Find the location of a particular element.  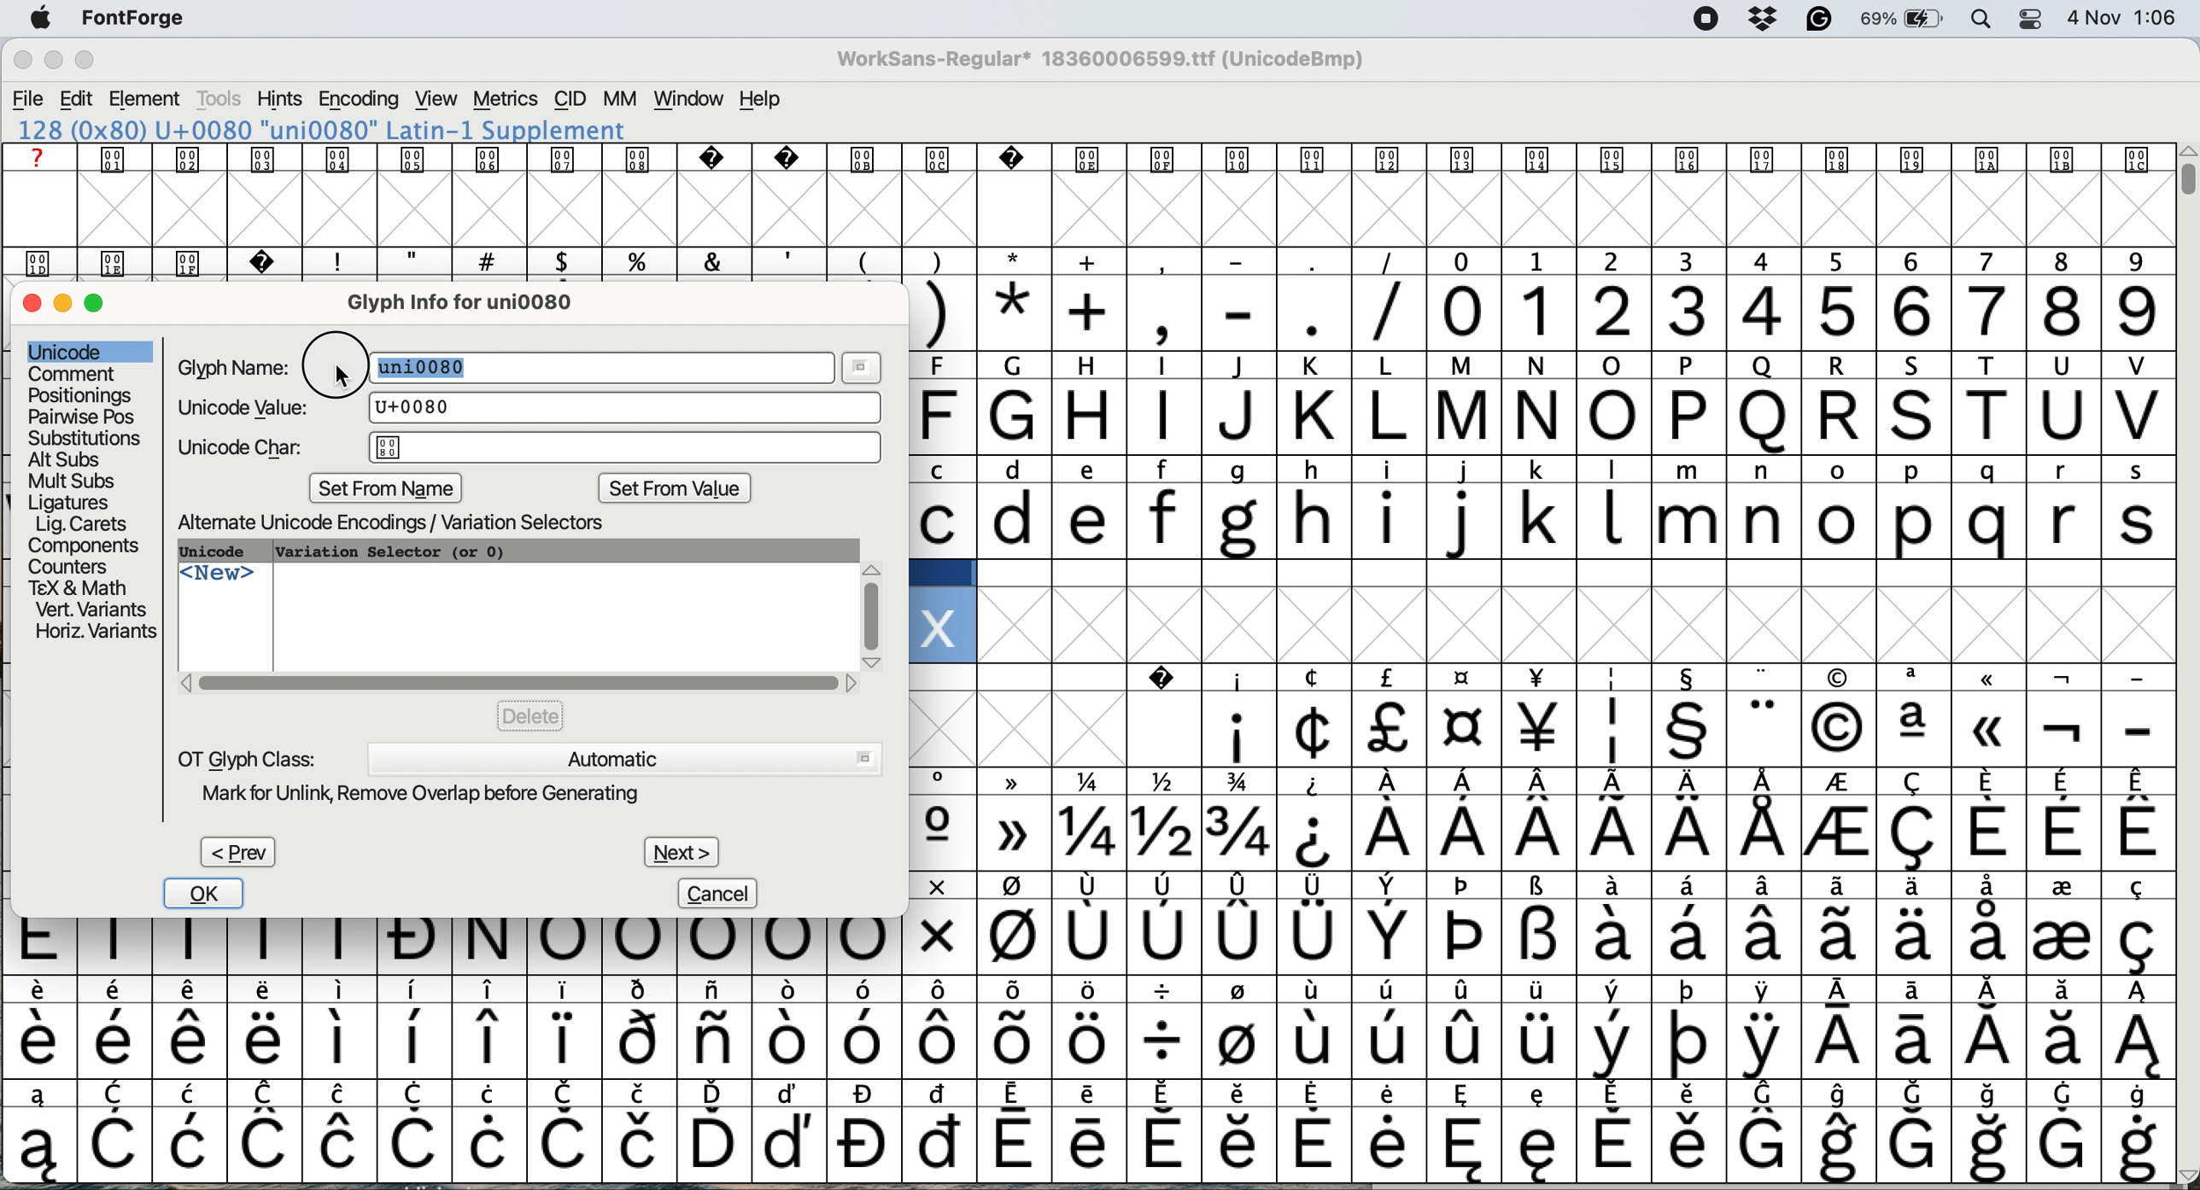

special characters is located at coordinates (1080, 948).